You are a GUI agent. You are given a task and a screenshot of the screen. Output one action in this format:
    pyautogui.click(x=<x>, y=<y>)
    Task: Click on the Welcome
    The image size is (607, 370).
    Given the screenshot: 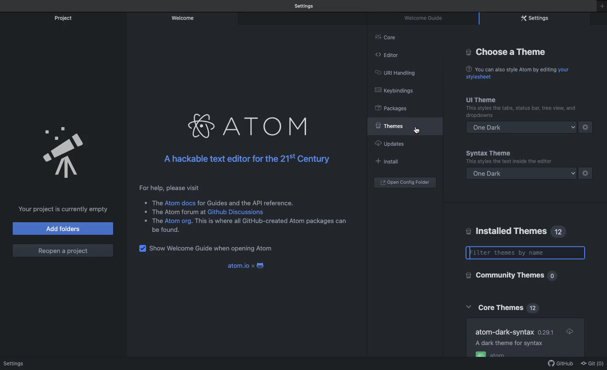 What is the action you would take?
    pyautogui.click(x=183, y=18)
    